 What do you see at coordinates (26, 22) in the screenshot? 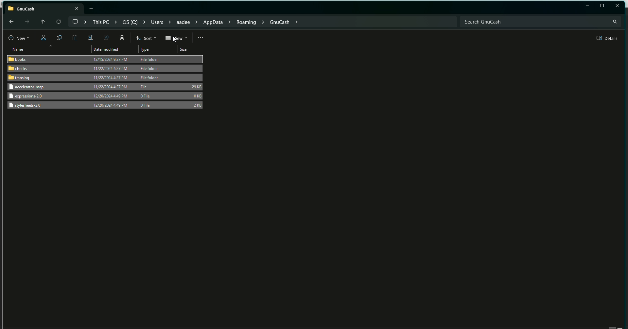
I see `Forward` at bounding box center [26, 22].